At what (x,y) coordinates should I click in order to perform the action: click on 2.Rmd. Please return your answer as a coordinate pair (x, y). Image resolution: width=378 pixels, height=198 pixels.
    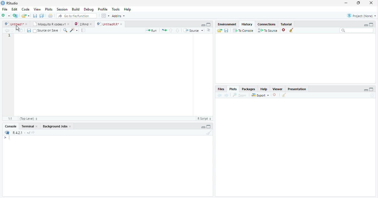
    Looking at the image, I should click on (81, 24).